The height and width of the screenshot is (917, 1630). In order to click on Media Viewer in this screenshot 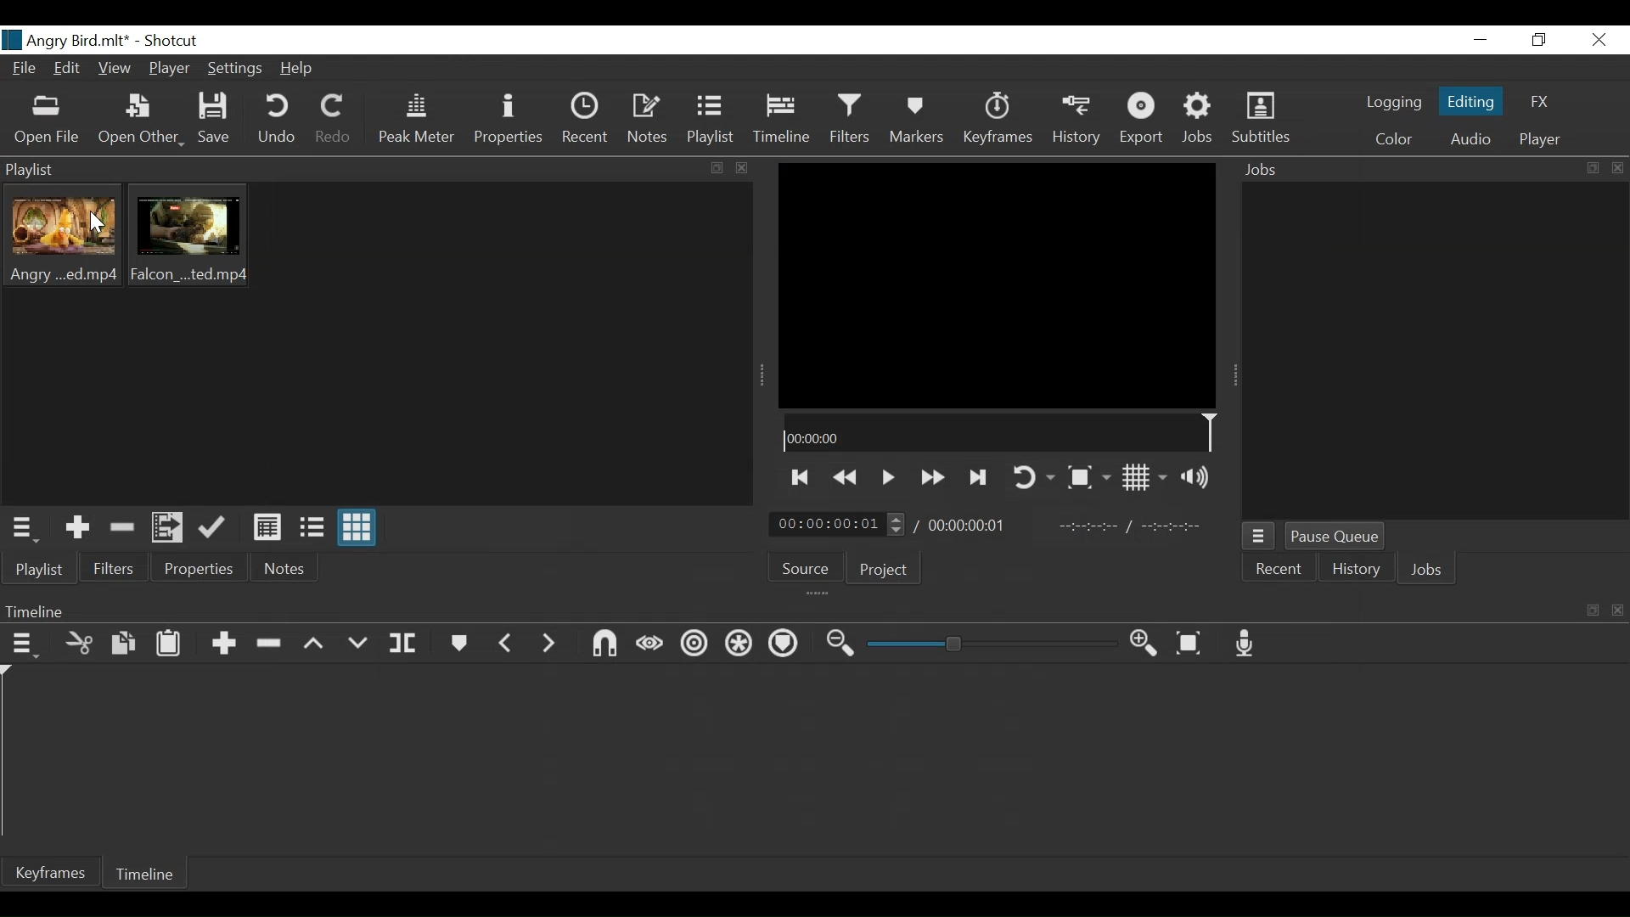, I will do `click(996, 285)`.